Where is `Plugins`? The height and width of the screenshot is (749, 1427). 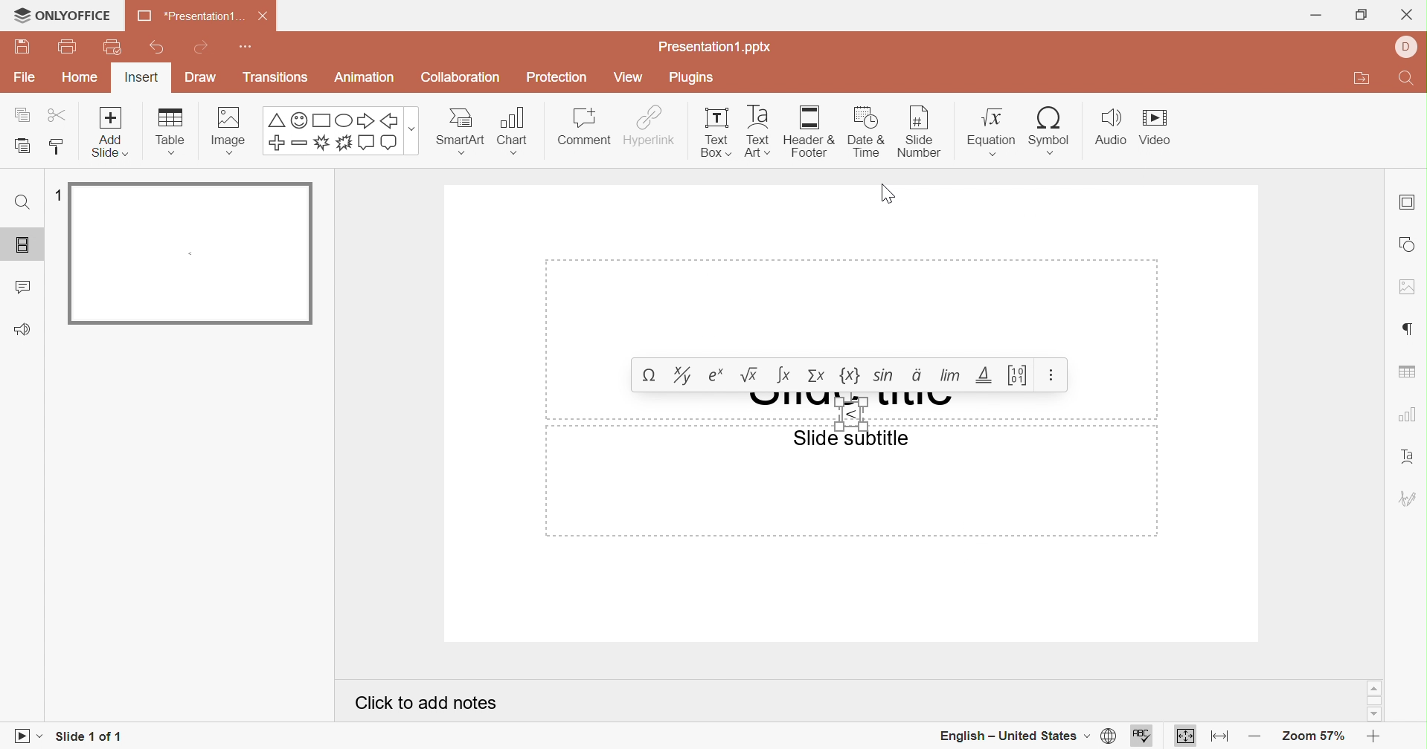
Plugins is located at coordinates (690, 79).